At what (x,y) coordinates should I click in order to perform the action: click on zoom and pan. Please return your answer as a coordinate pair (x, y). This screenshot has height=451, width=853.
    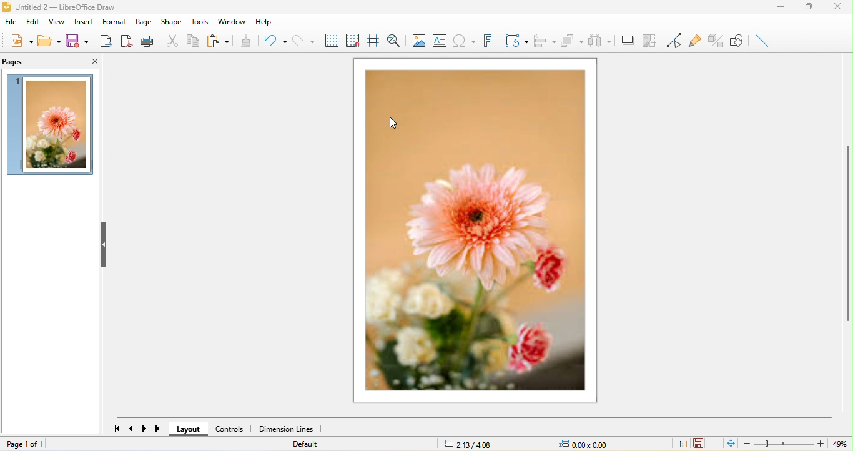
    Looking at the image, I should click on (394, 41).